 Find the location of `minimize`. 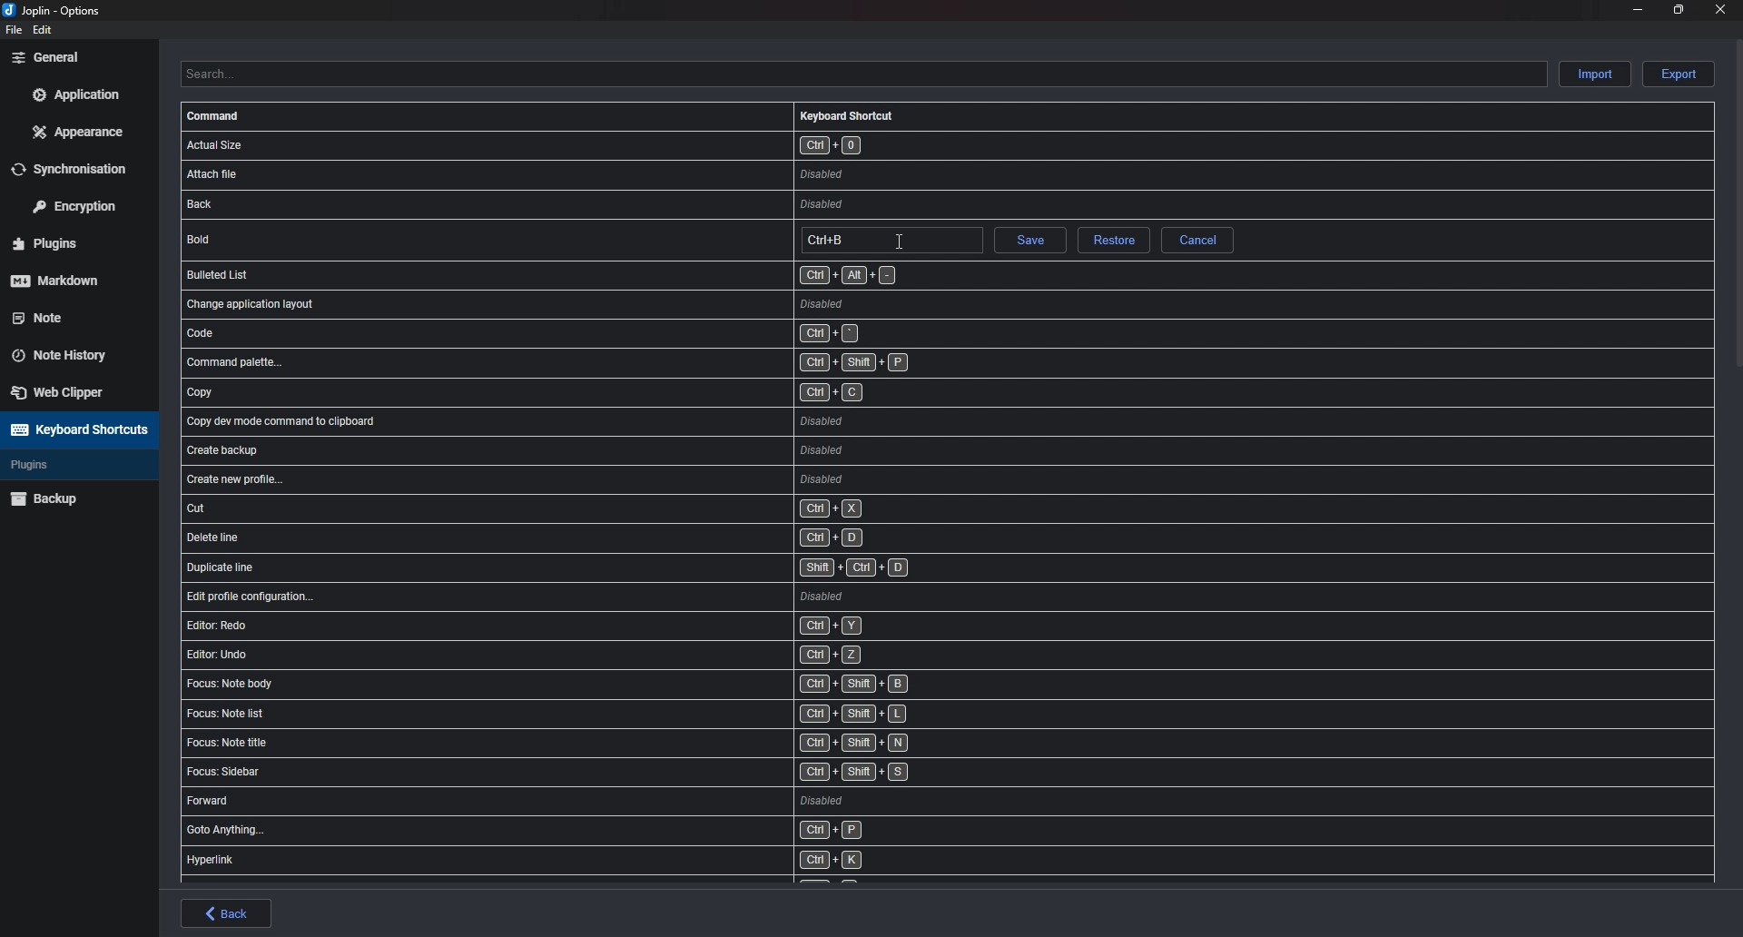

minimize is located at coordinates (1639, 8).